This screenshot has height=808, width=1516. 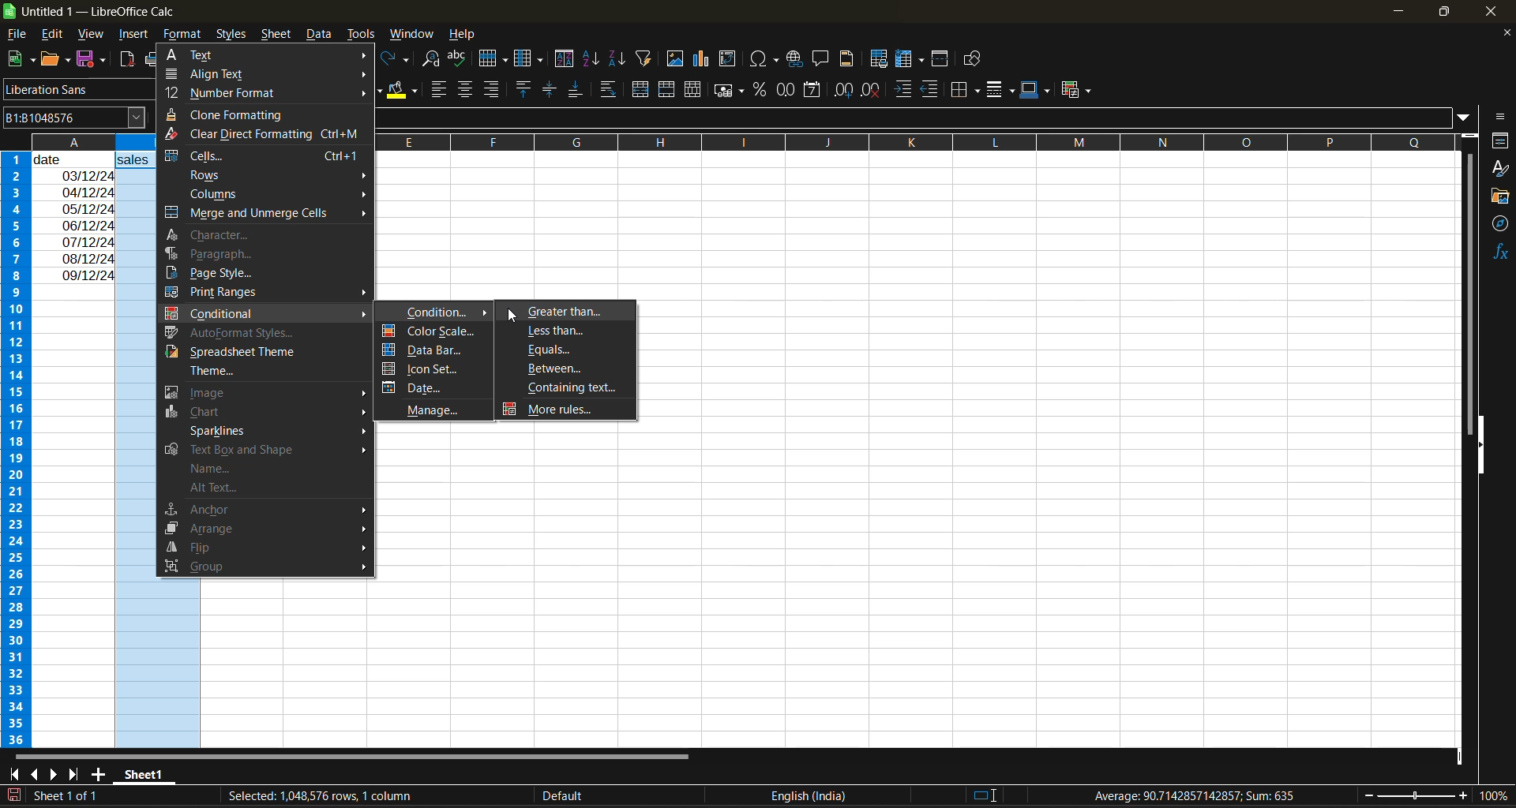 What do you see at coordinates (932, 90) in the screenshot?
I see `decrease indent` at bounding box center [932, 90].